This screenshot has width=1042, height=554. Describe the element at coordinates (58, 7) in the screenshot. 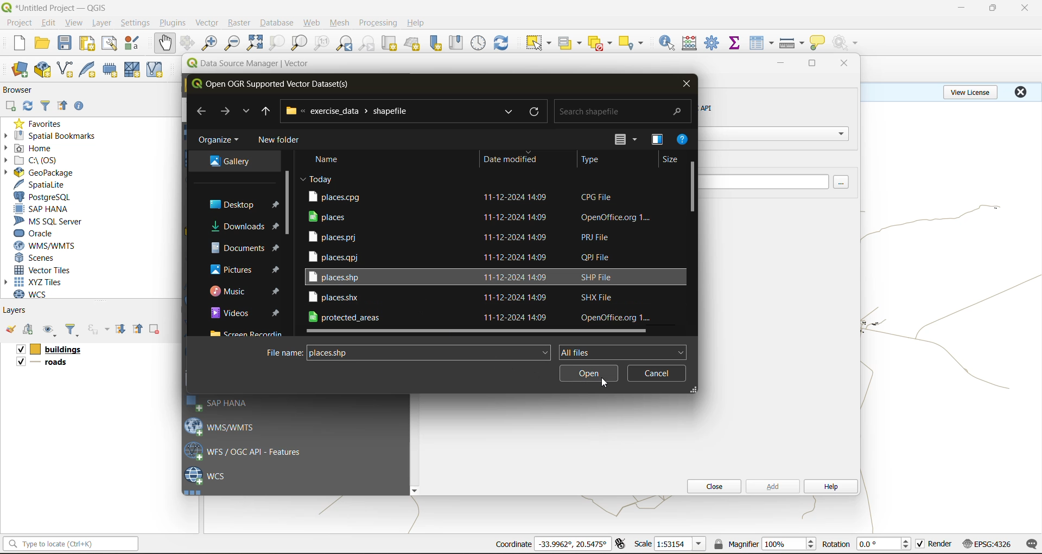

I see `file name and app name` at that location.